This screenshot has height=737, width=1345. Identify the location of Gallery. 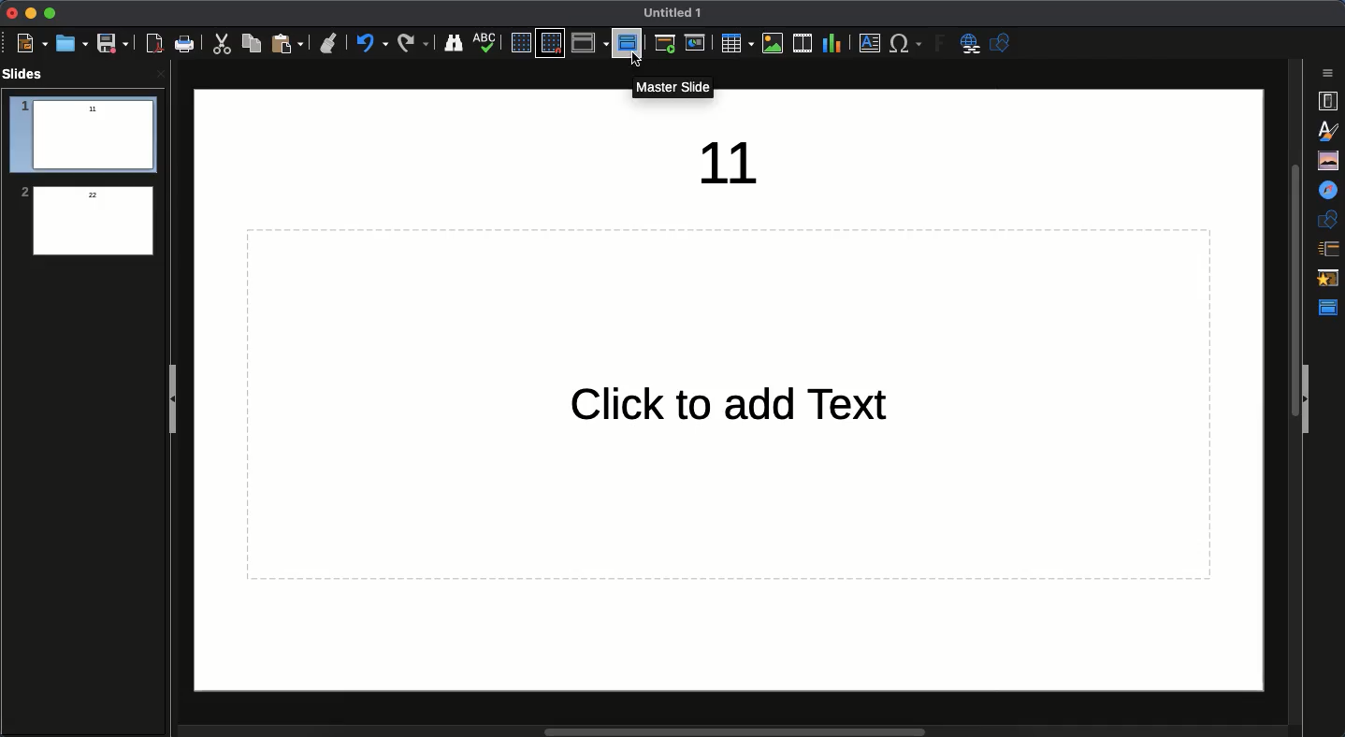
(1330, 160).